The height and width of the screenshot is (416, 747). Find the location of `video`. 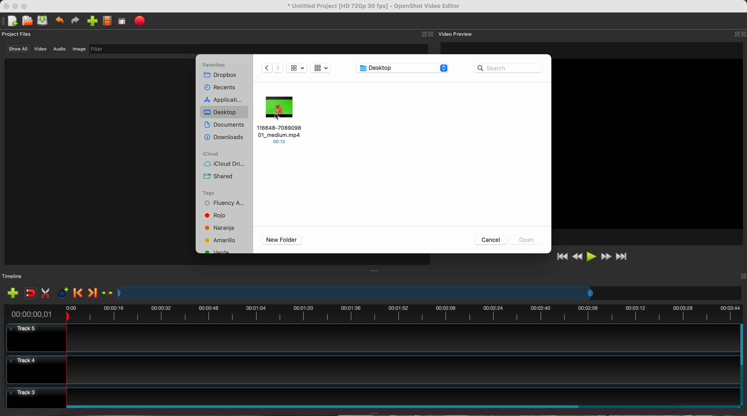

video is located at coordinates (41, 49).